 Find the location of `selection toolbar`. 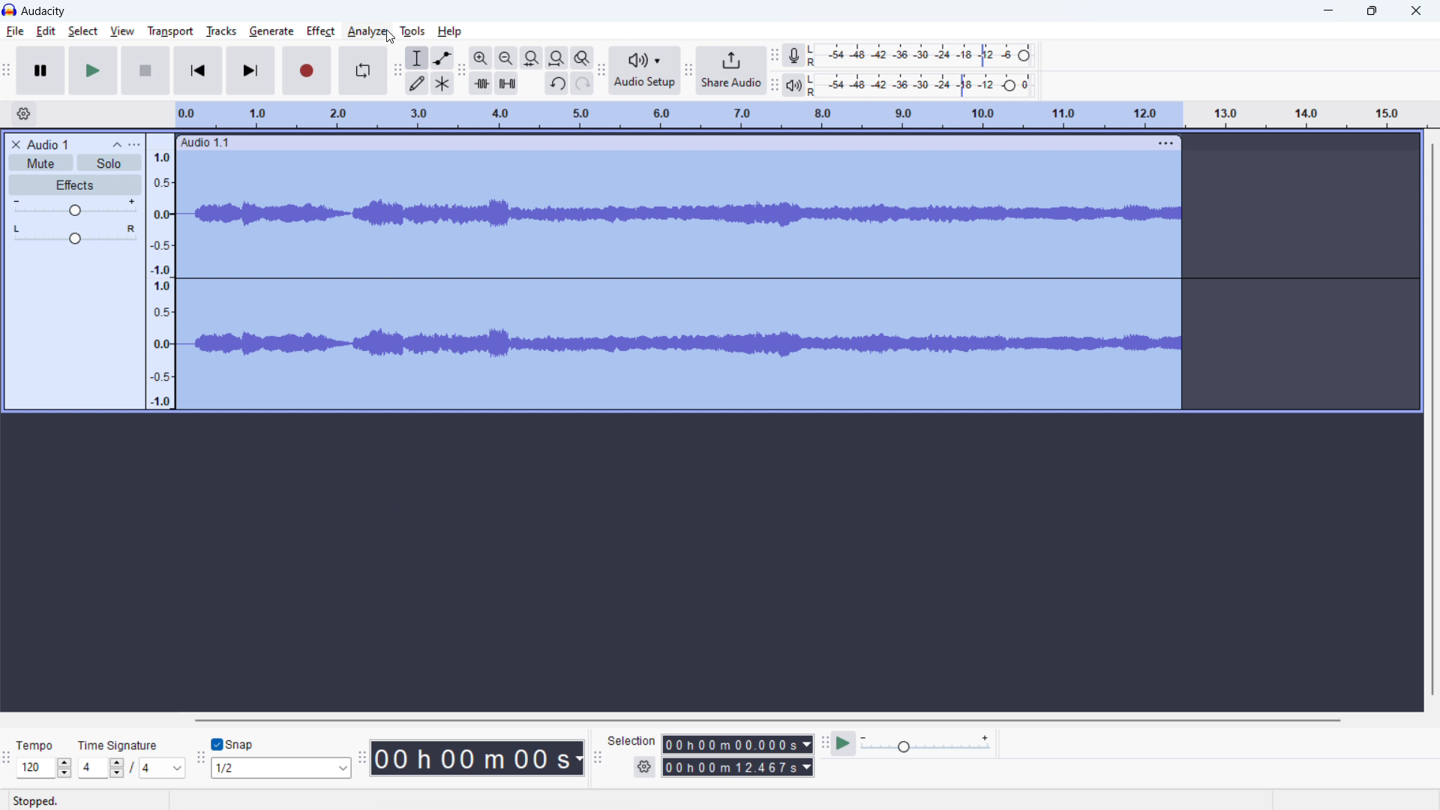

selection toolbar is located at coordinates (597, 757).